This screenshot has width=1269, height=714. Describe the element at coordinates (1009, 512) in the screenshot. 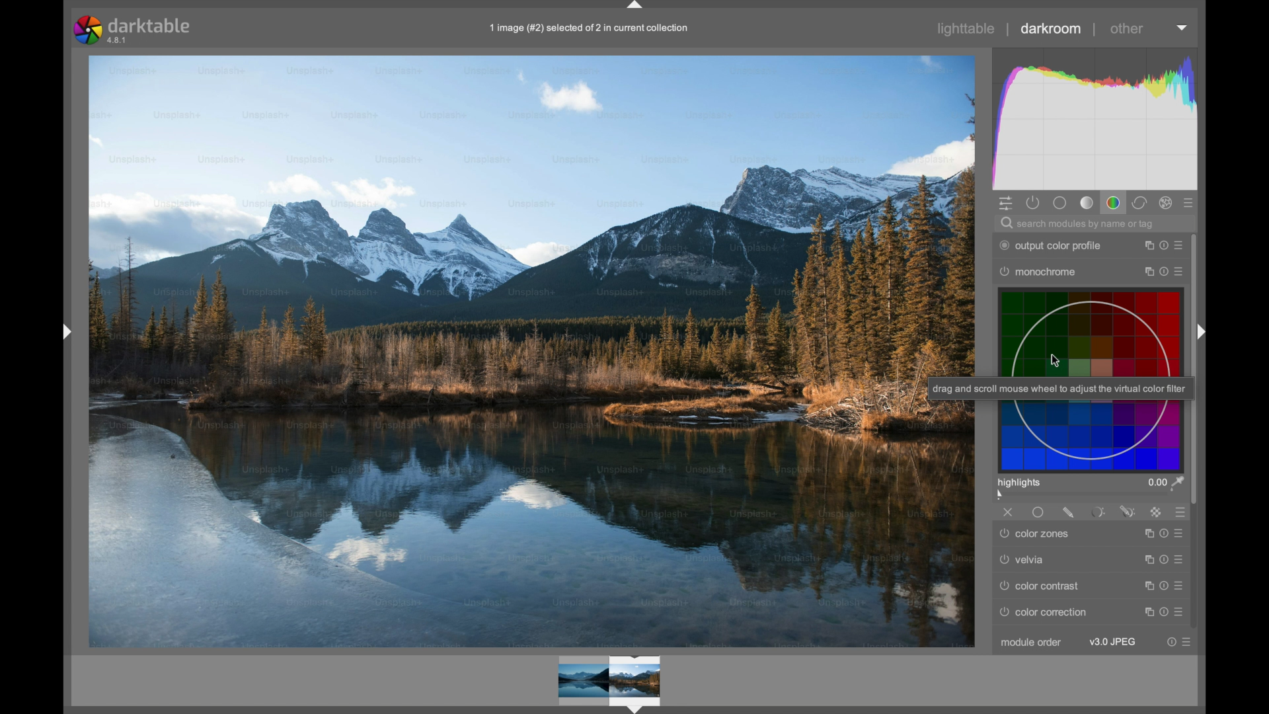

I see `off` at that location.